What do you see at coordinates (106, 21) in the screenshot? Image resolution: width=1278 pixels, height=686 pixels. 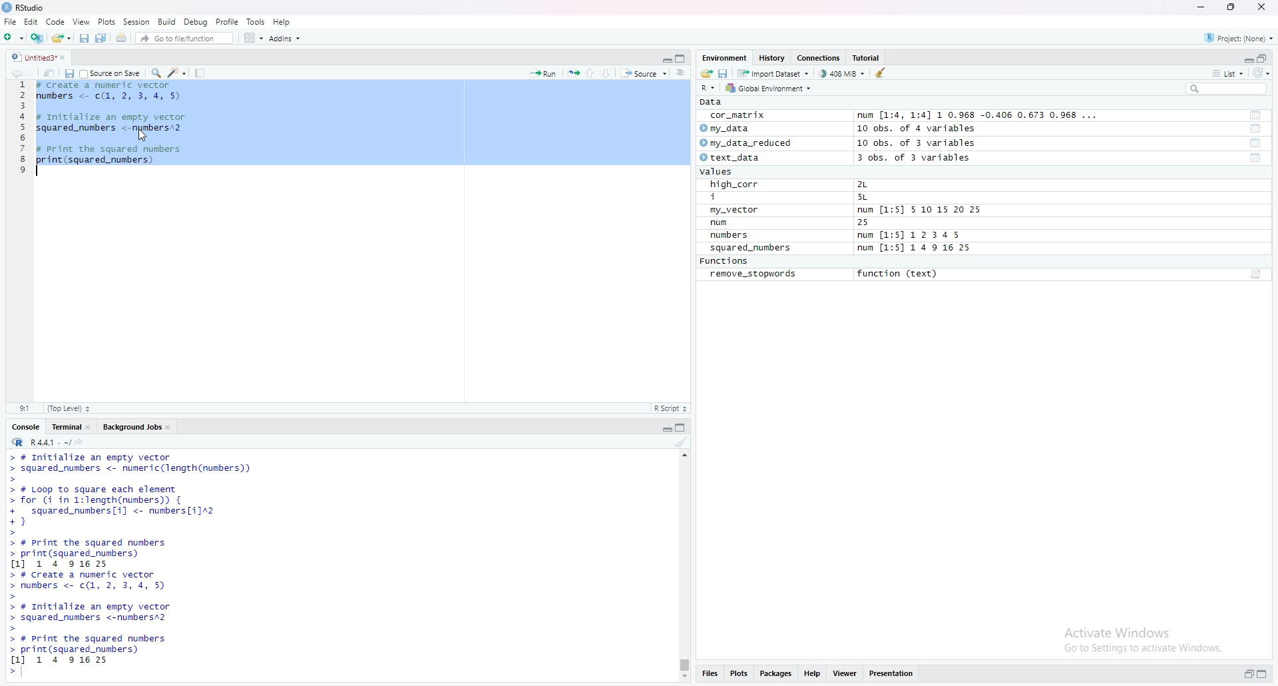 I see `Plots` at bounding box center [106, 21].